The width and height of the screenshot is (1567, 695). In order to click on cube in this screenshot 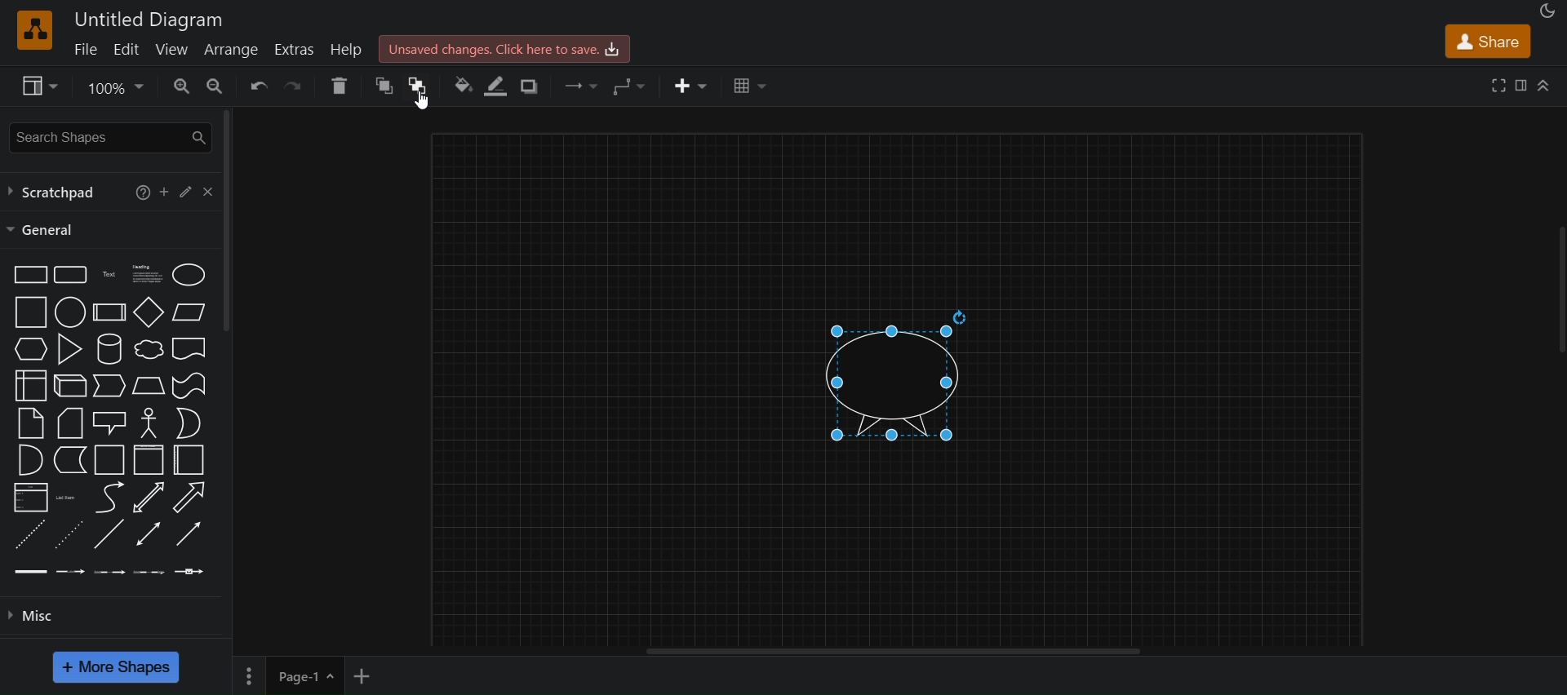, I will do `click(69, 385)`.